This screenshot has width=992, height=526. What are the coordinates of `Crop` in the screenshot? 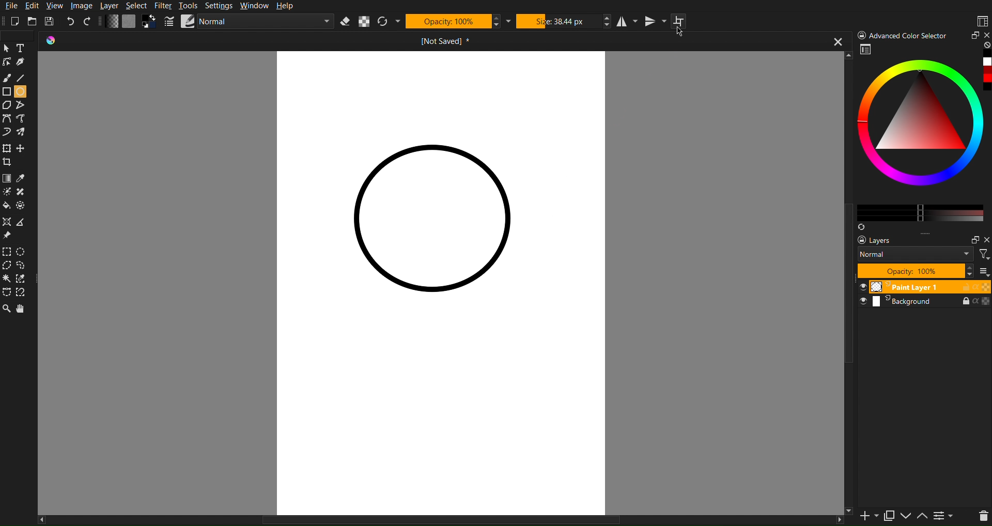 It's located at (6, 162).